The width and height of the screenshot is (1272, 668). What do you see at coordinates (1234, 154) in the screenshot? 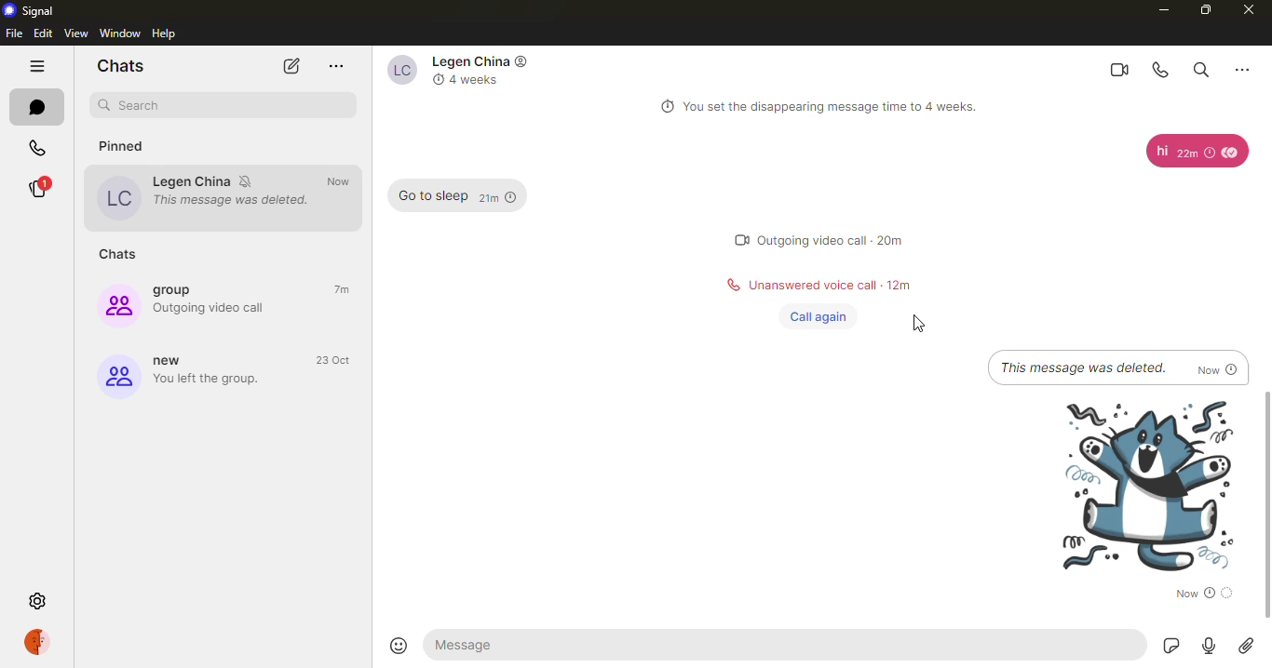
I see `read` at bounding box center [1234, 154].